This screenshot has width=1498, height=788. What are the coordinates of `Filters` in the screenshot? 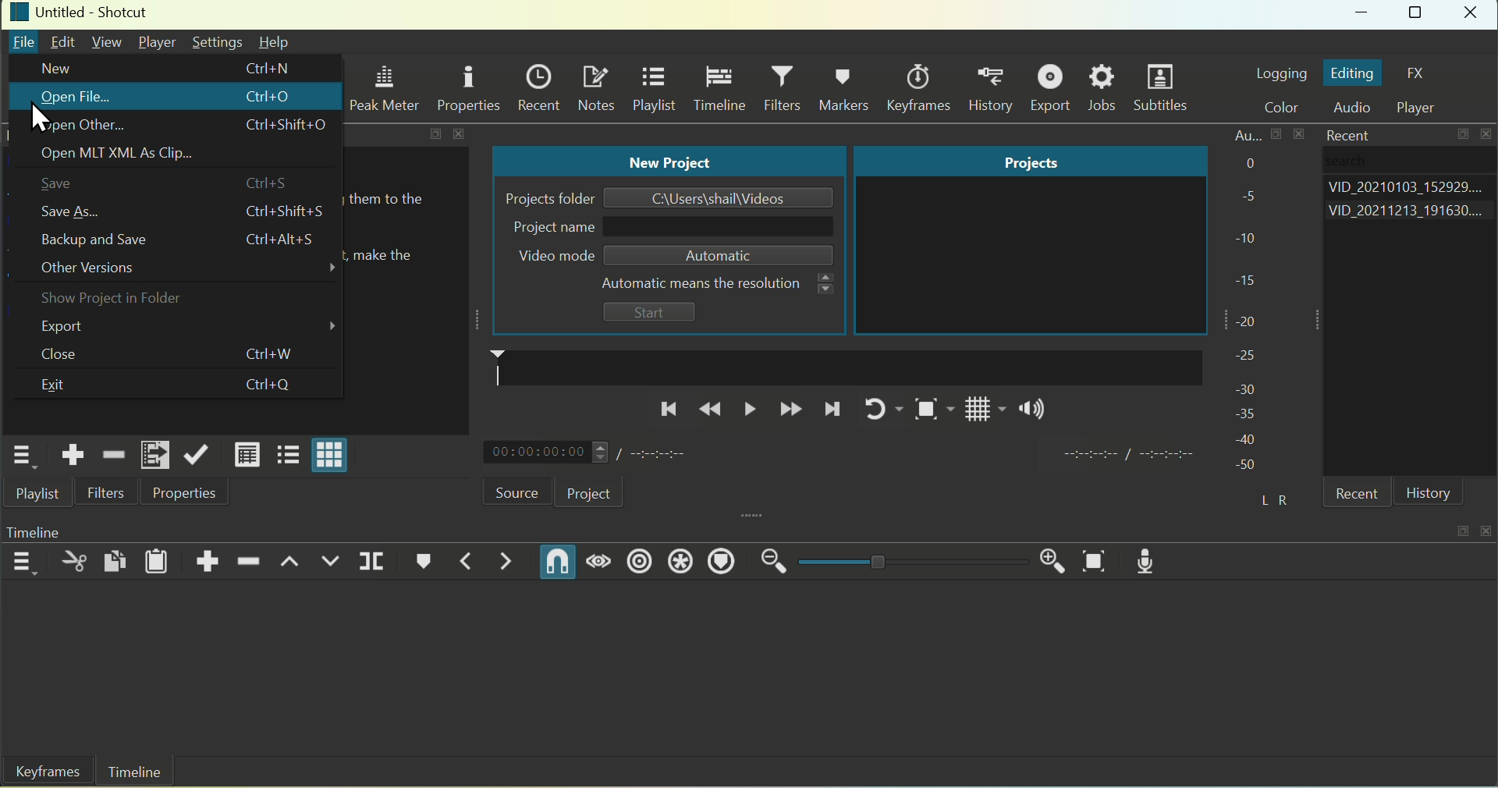 It's located at (785, 89).